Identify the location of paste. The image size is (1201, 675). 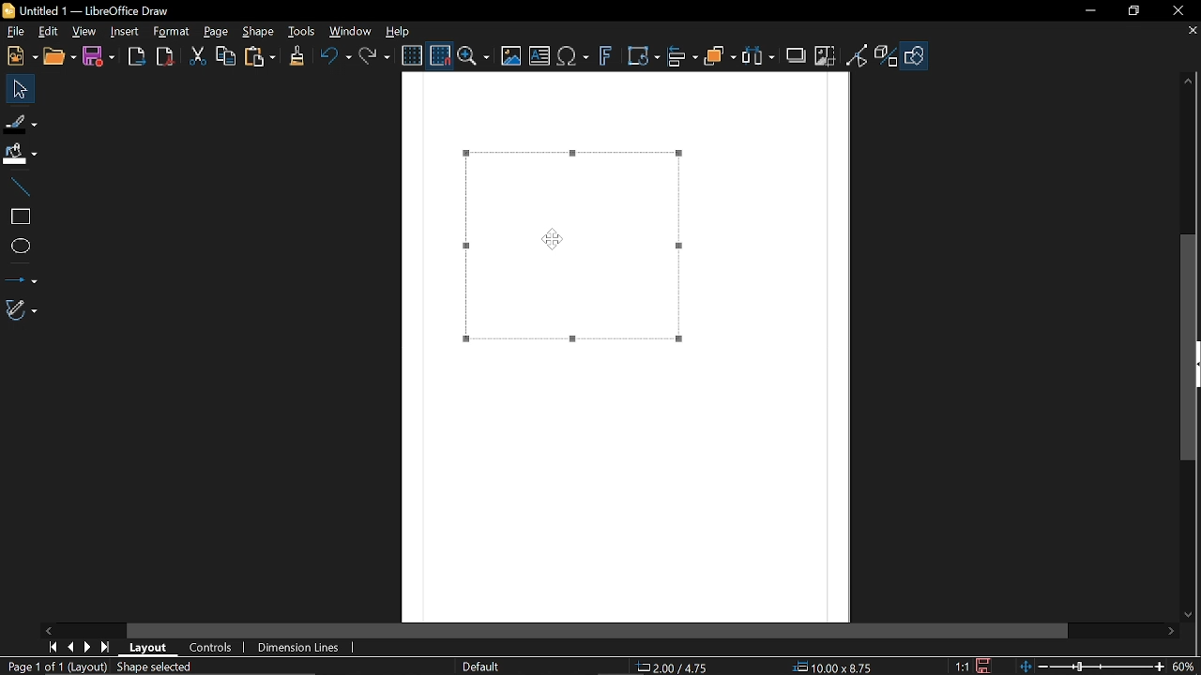
(261, 56).